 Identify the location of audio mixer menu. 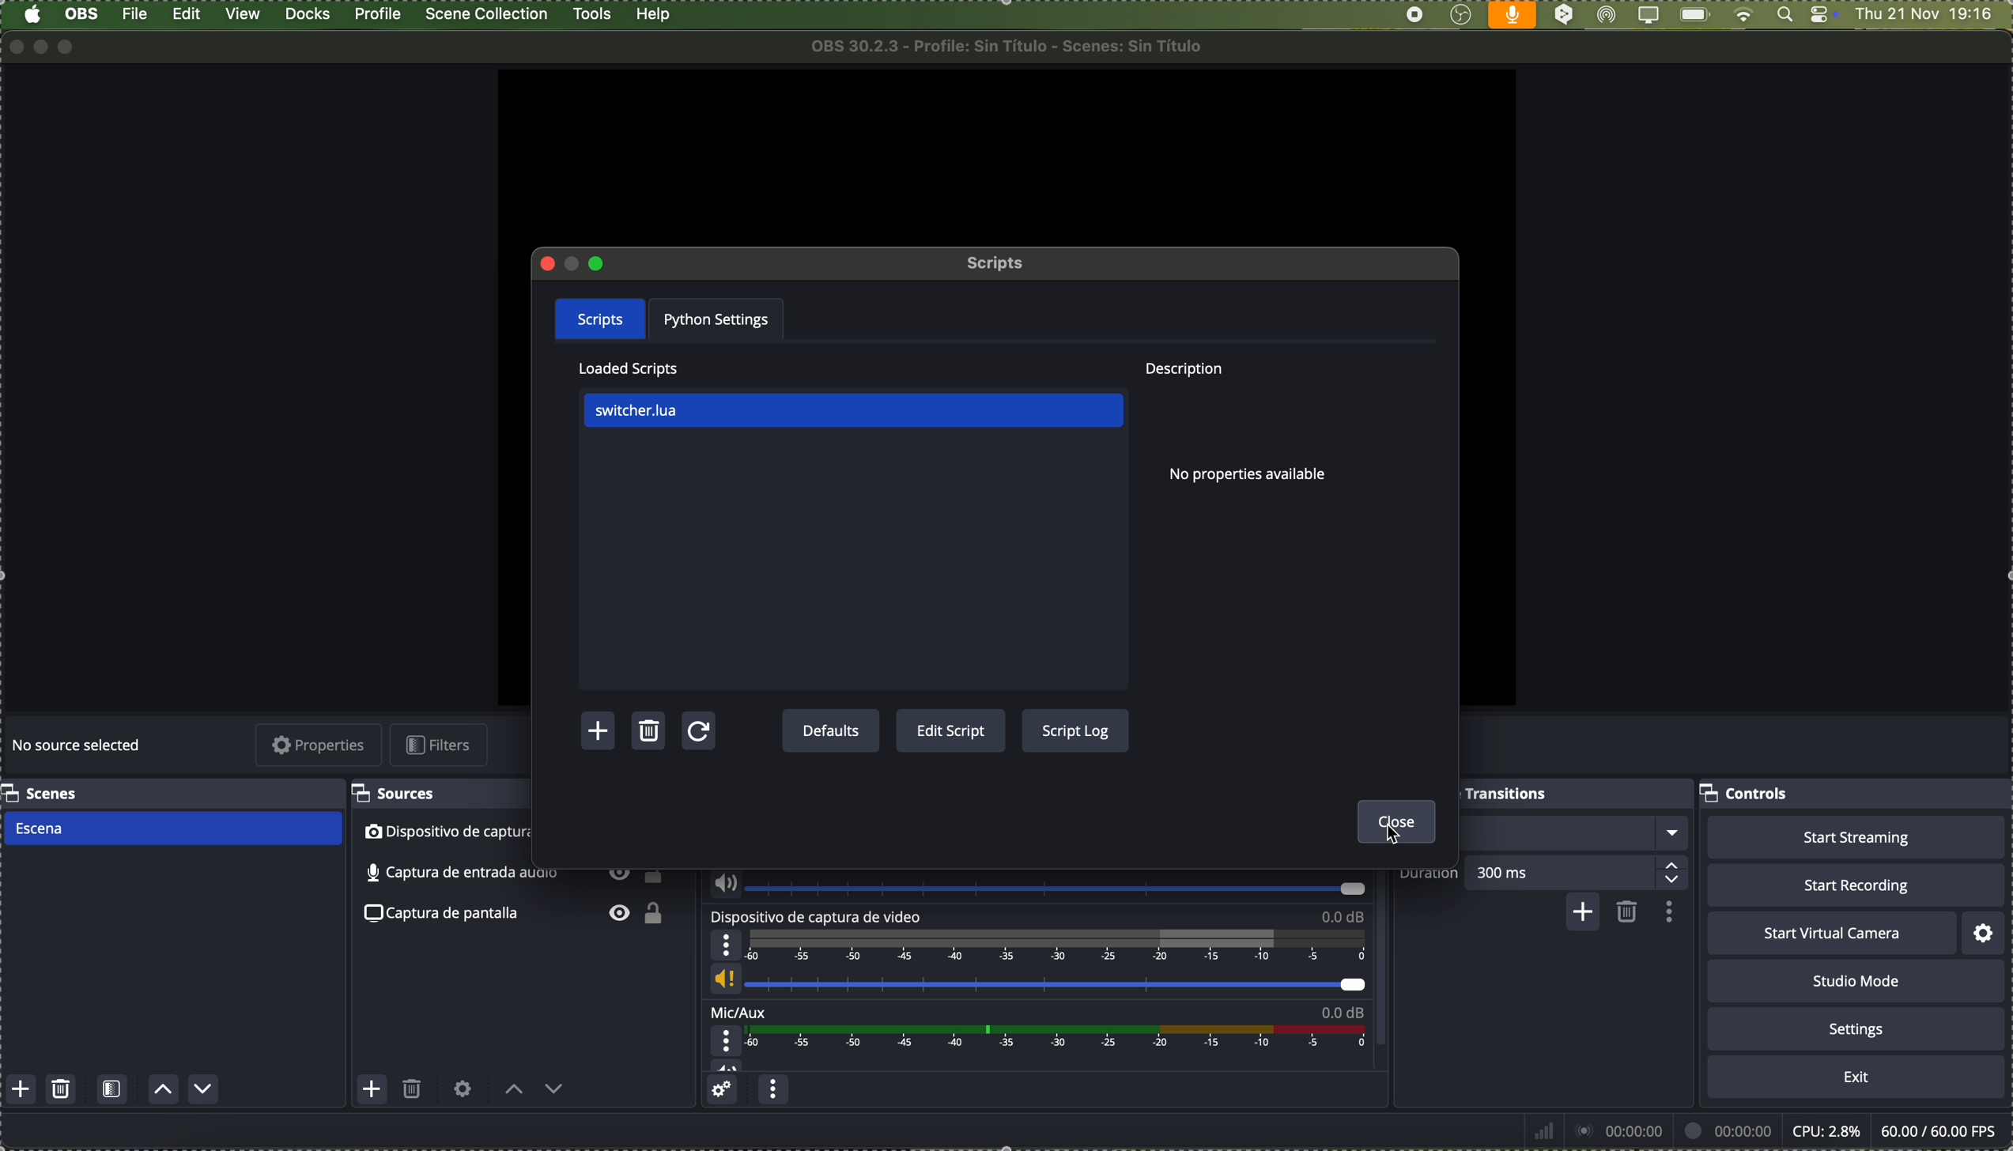
(773, 1092).